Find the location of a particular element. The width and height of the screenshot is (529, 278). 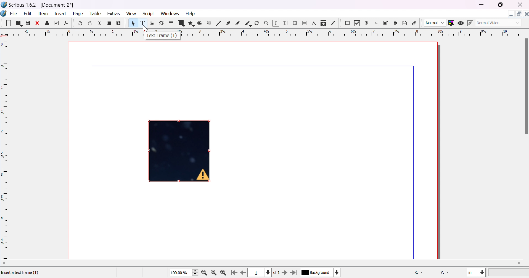

minimize is located at coordinates (483, 5).